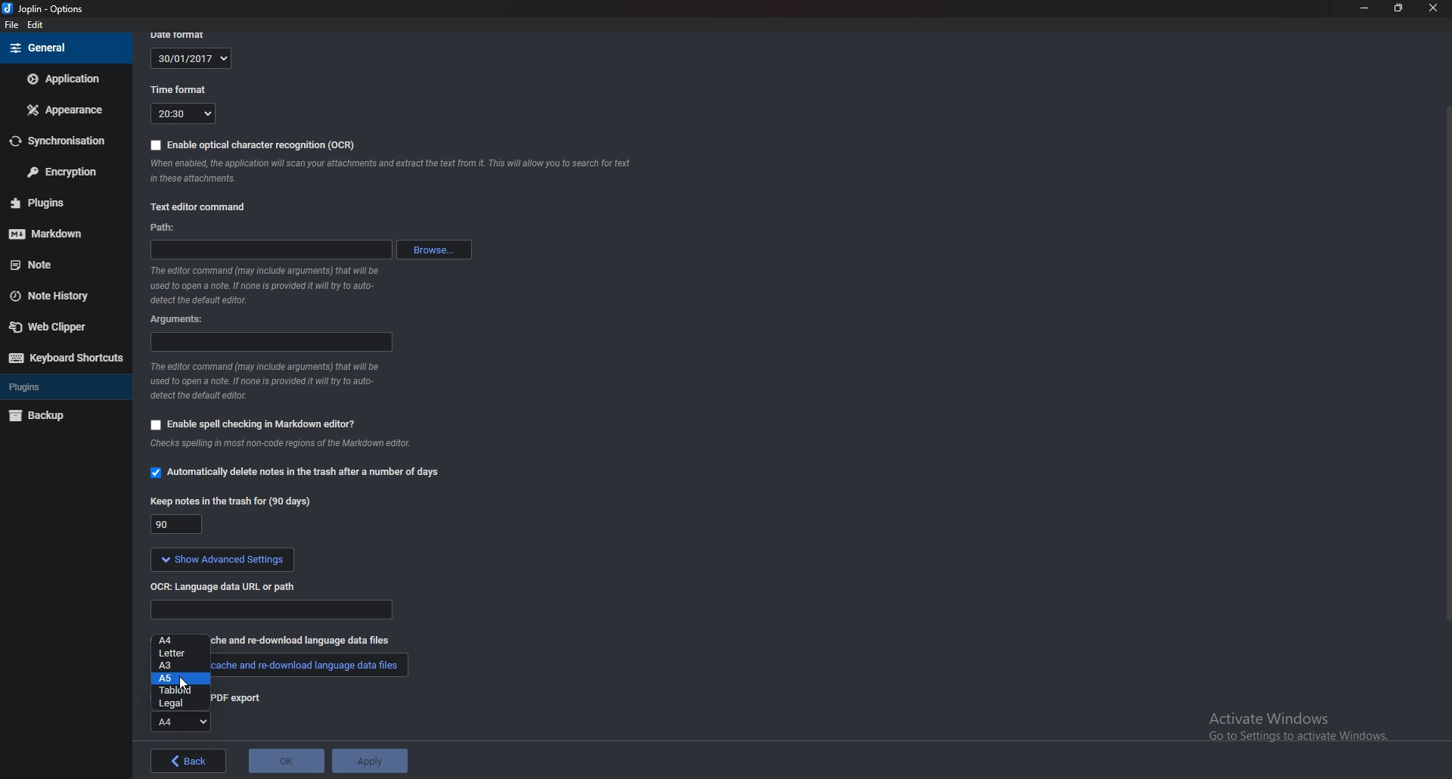  What do you see at coordinates (257, 700) in the screenshot?
I see `pdf export` at bounding box center [257, 700].